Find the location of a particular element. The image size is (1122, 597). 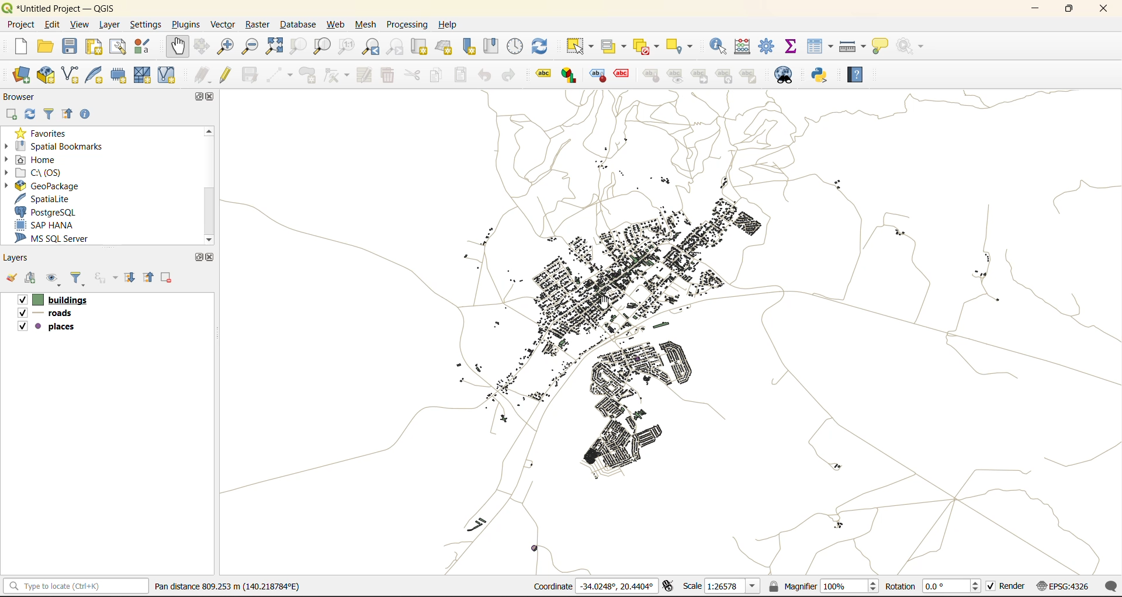

style is located at coordinates (653, 75).